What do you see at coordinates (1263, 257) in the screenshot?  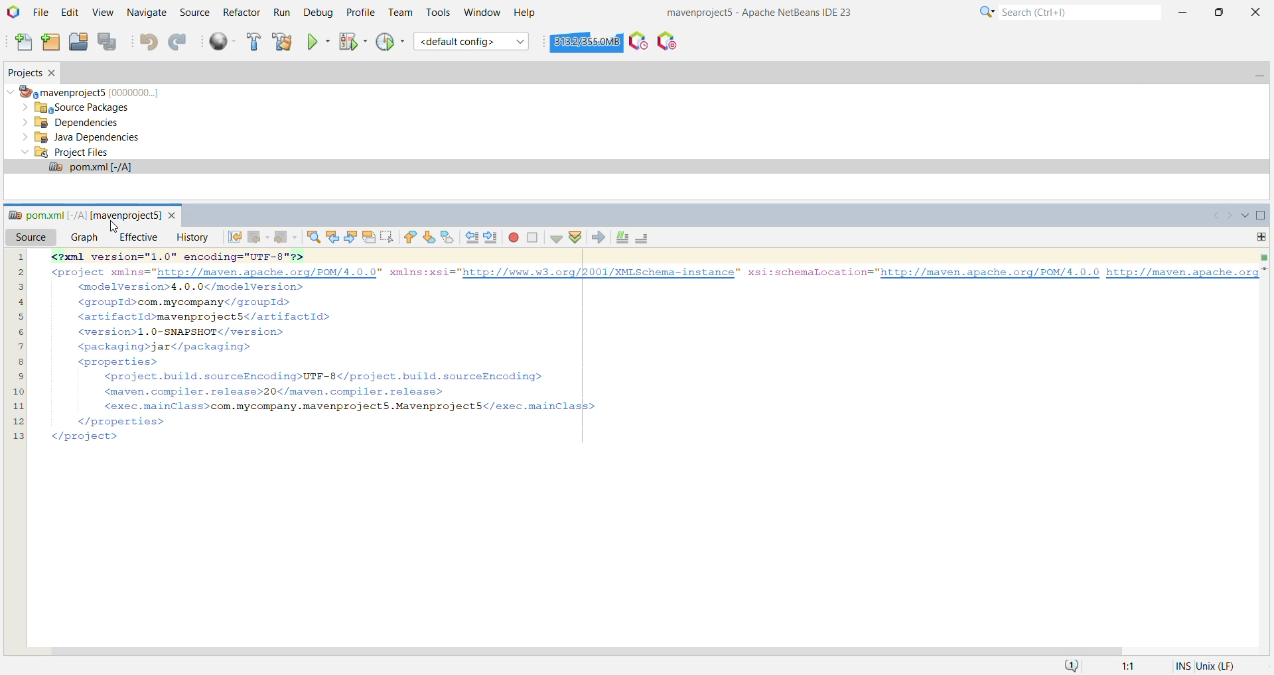 I see `No errors` at bounding box center [1263, 257].